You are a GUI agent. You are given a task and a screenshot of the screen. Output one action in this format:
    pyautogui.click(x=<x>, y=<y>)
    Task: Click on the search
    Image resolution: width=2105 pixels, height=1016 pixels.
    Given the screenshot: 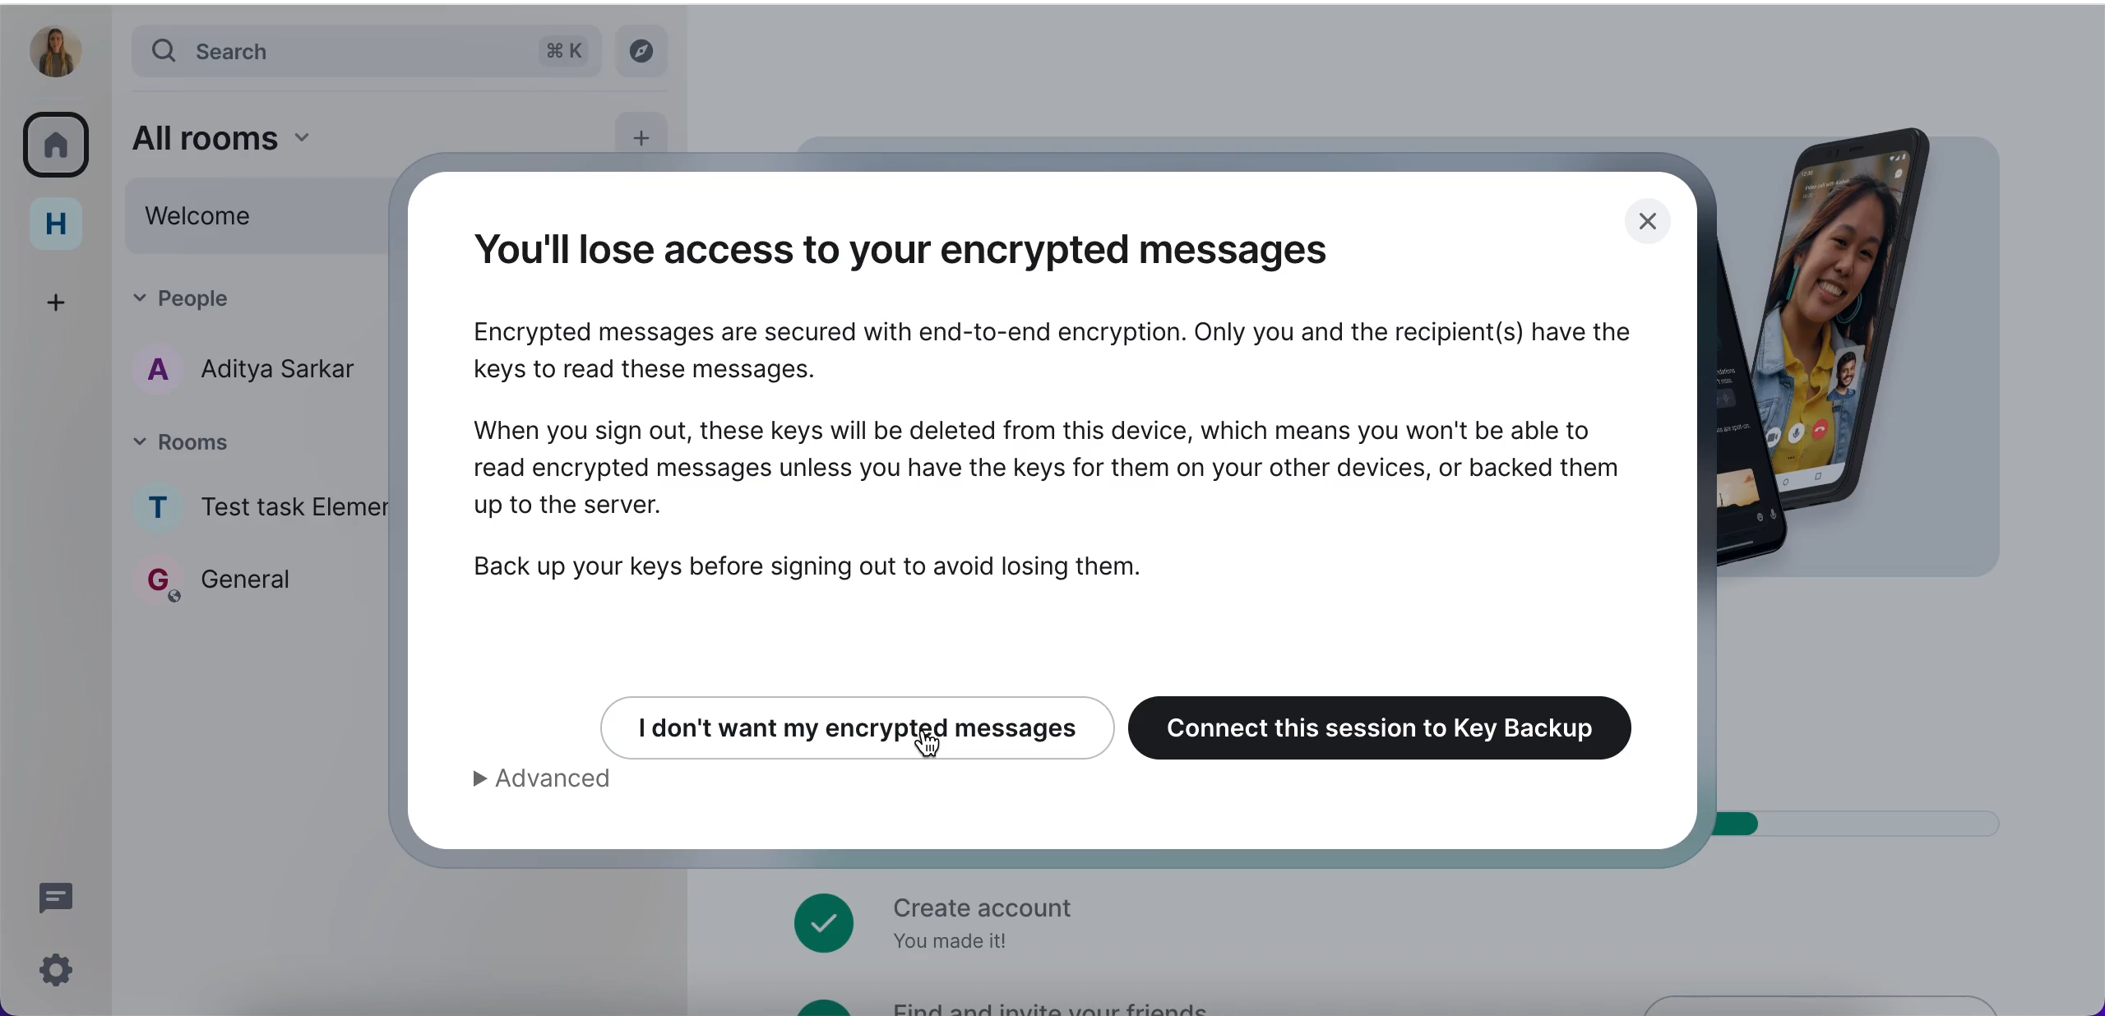 What is the action you would take?
    pyautogui.click(x=370, y=51)
    